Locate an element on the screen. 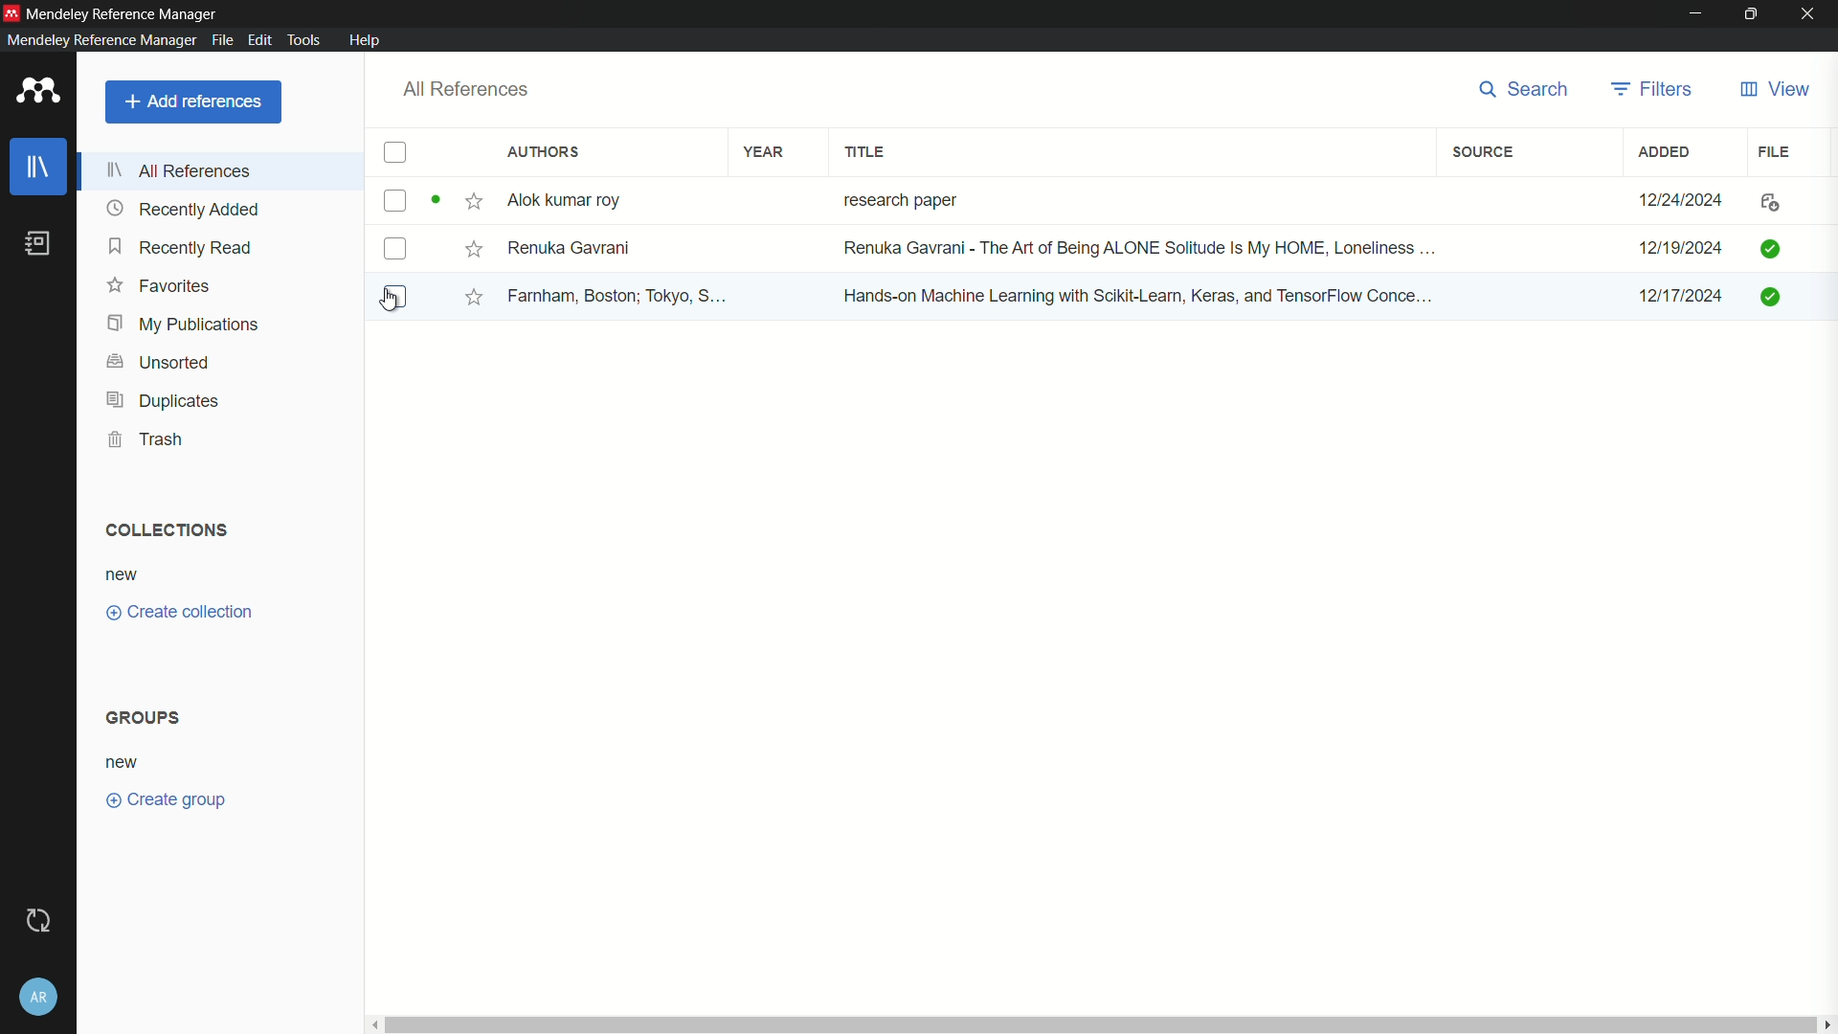 Image resolution: width=1838 pixels, height=1034 pixels. star is located at coordinates (473, 205).